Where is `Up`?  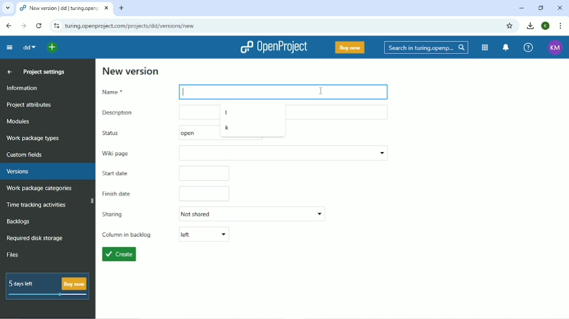
Up is located at coordinates (8, 72).